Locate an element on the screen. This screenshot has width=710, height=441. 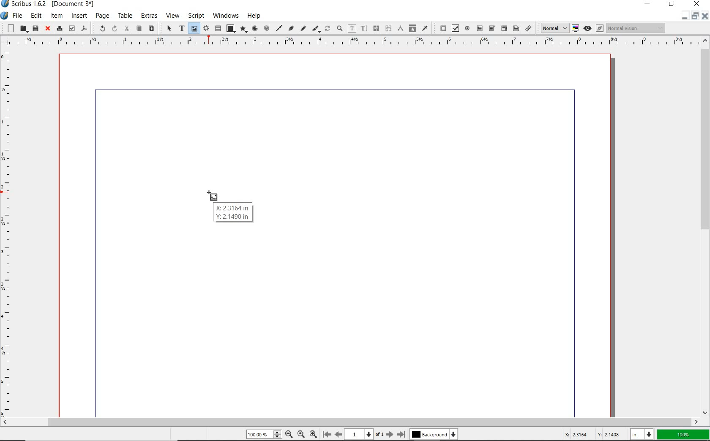
rotate item is located at coordinates (327, 28).